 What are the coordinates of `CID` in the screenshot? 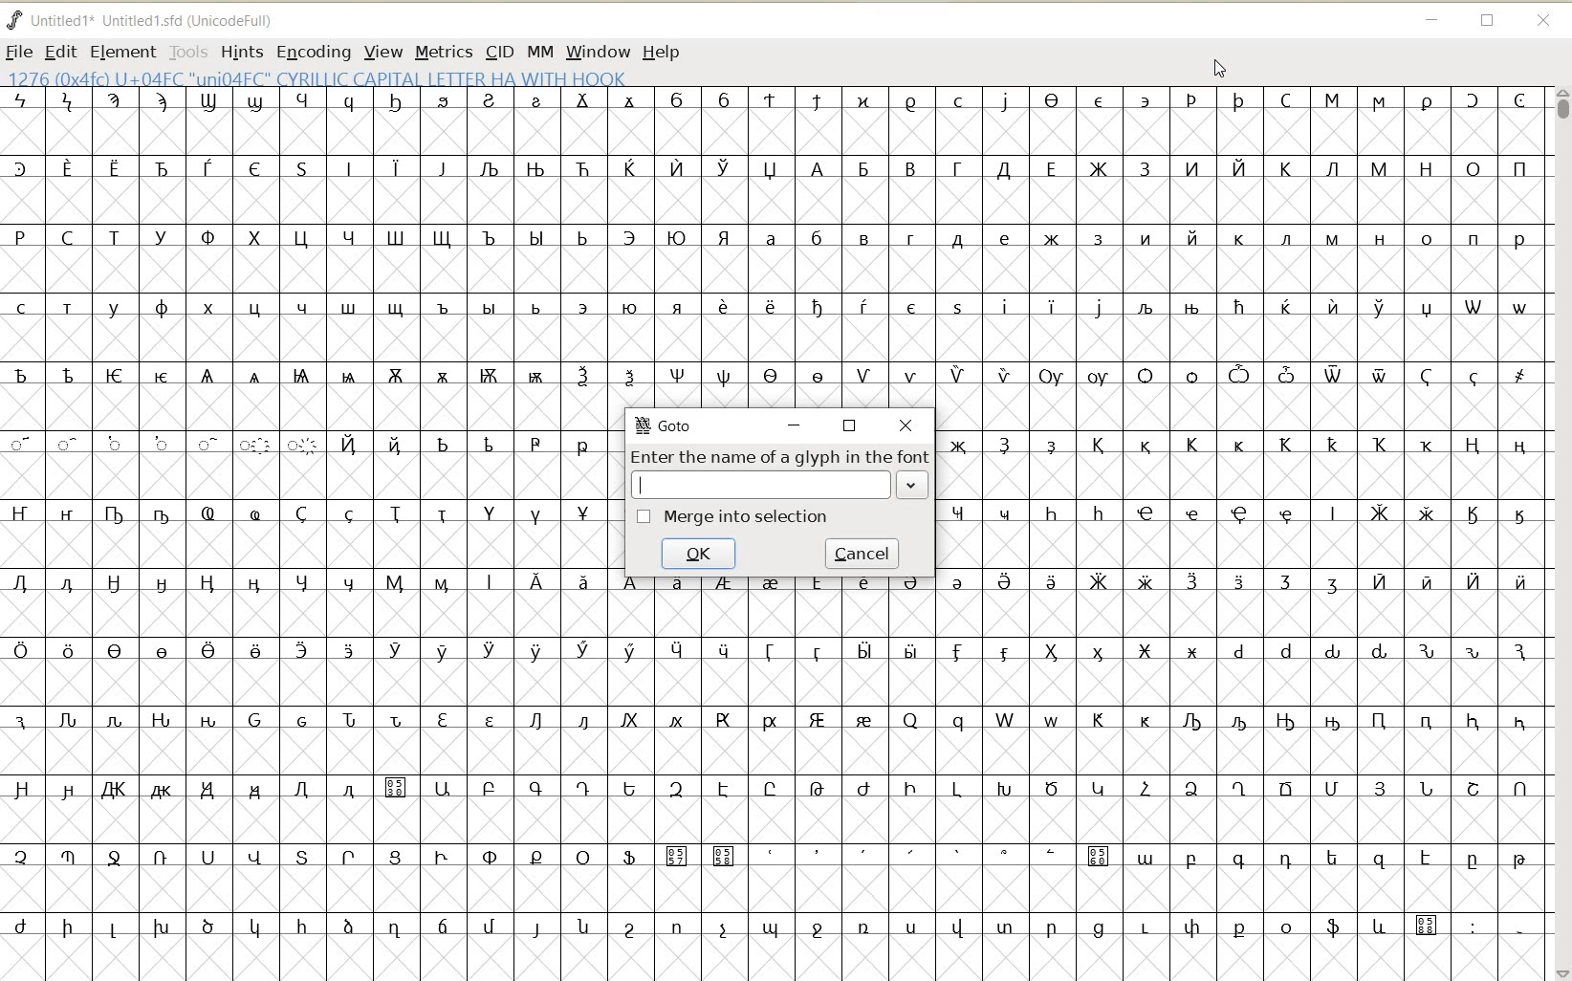 It's located at (500, 51).